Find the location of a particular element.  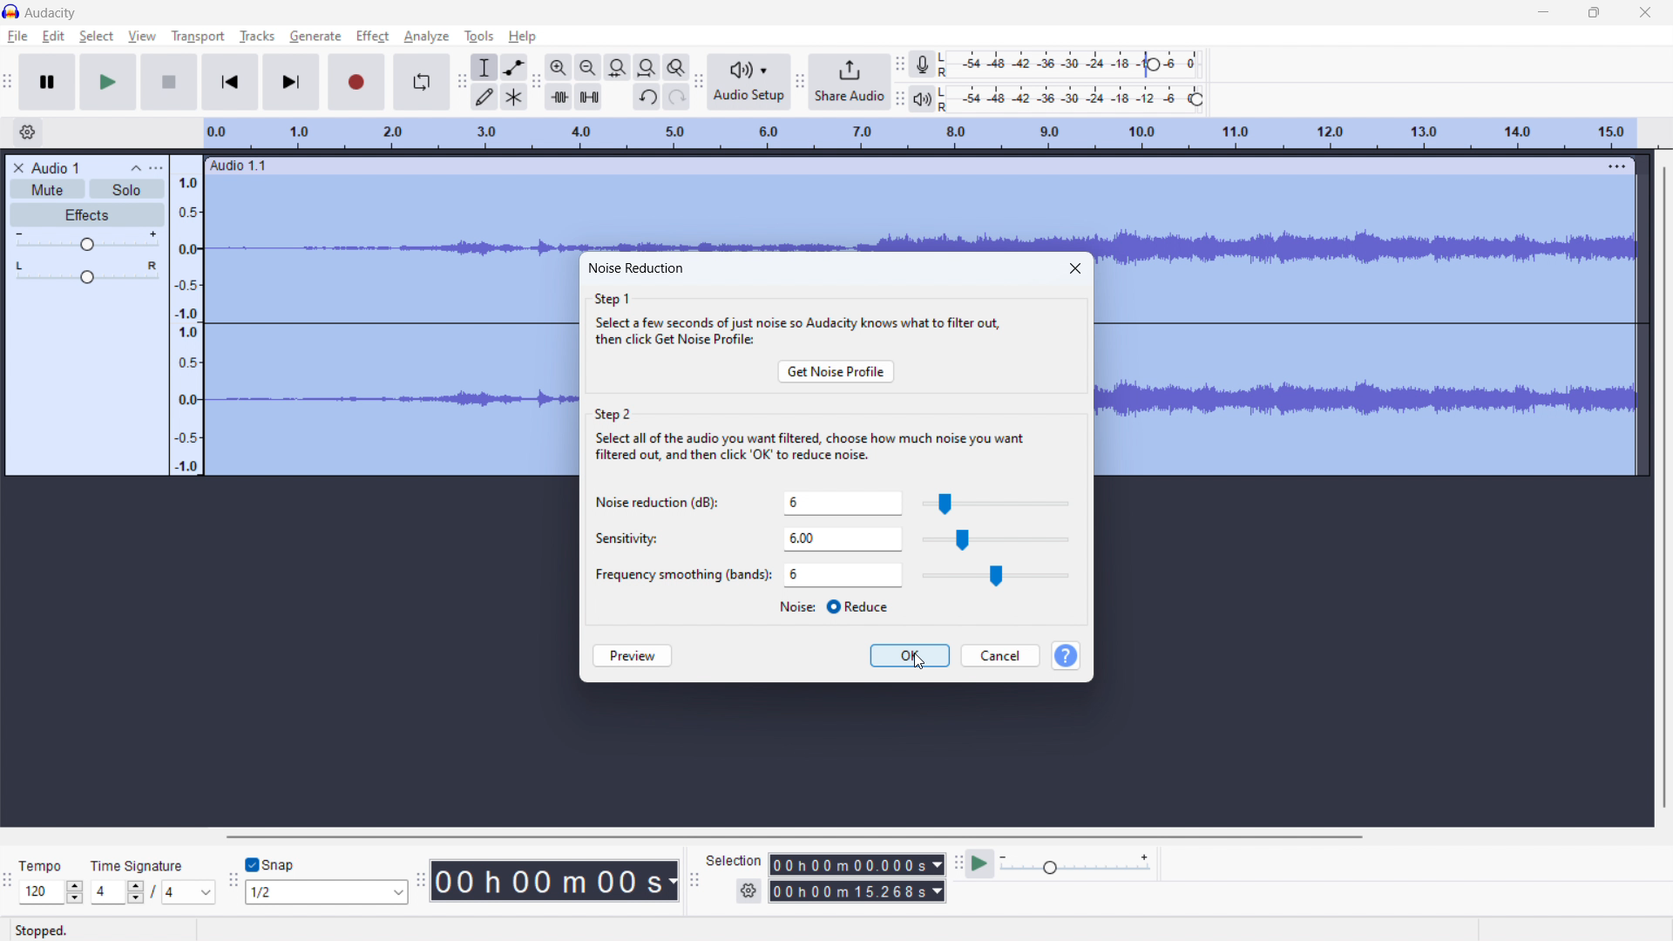

generate is located at coordinates (315, 37).